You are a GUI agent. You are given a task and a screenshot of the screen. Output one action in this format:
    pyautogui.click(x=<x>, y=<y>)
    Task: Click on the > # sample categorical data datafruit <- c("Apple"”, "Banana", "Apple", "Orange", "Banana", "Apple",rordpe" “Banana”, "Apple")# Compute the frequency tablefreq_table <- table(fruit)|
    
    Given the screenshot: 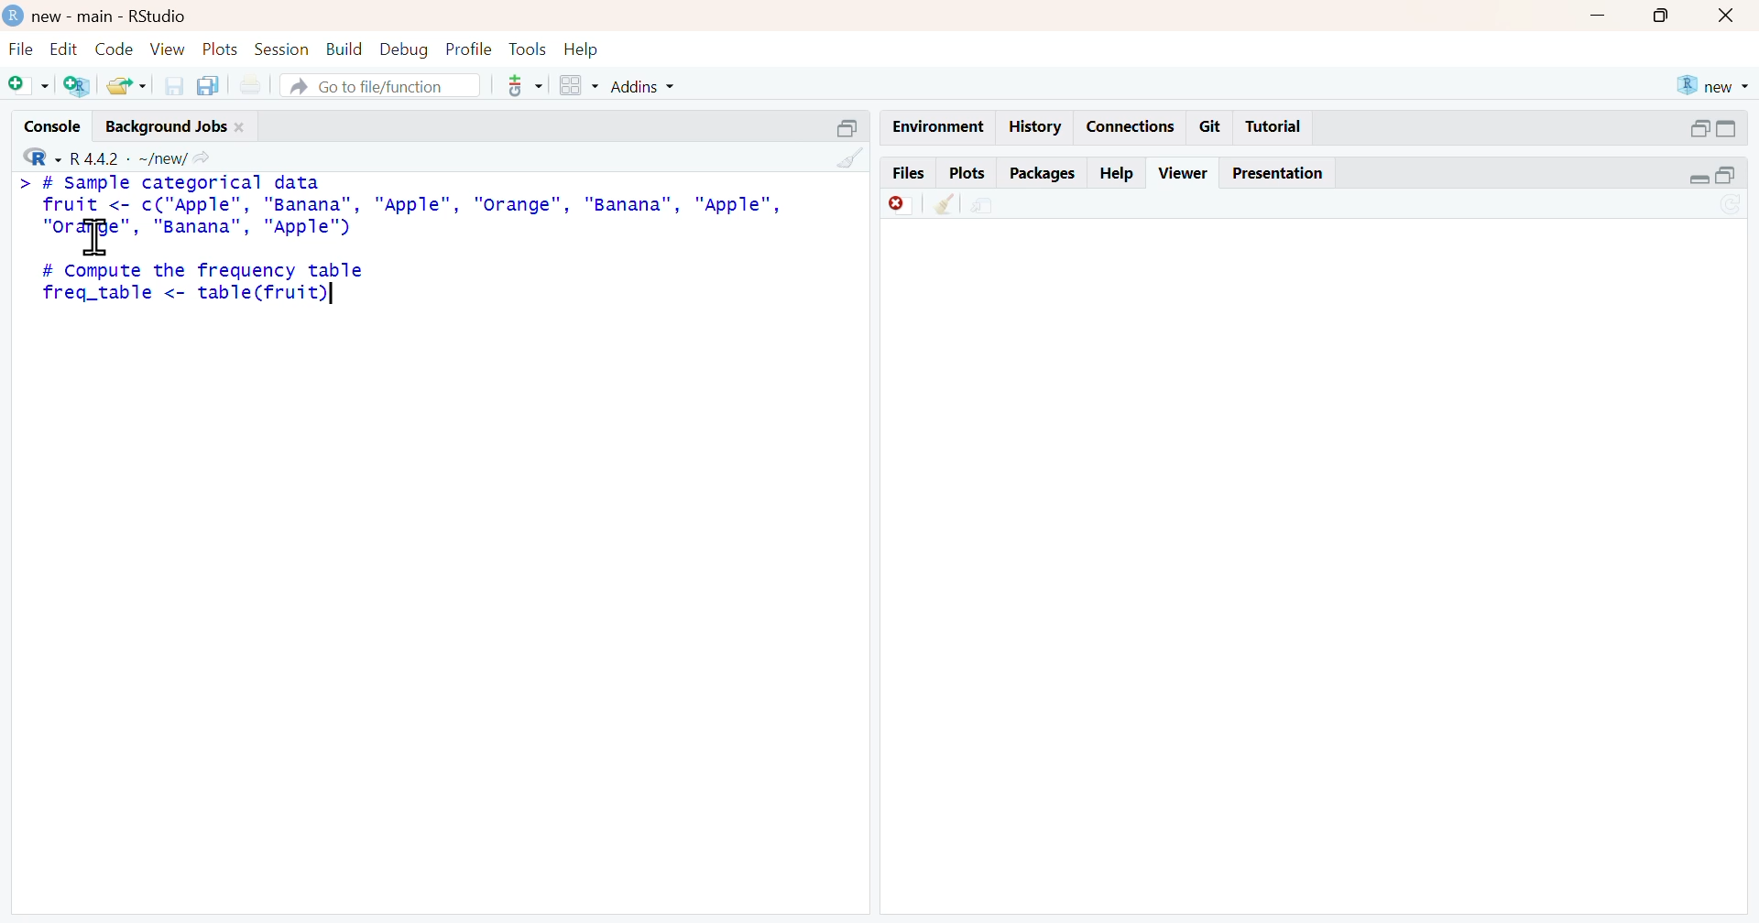 What is the action you would take?
    pyautogui.click(x=406, y=245)
    